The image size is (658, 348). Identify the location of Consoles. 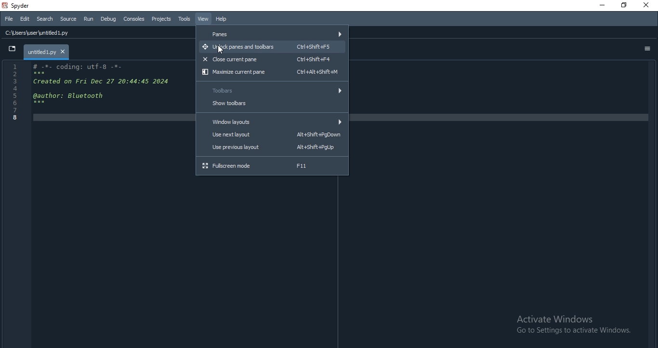
(133, 18).